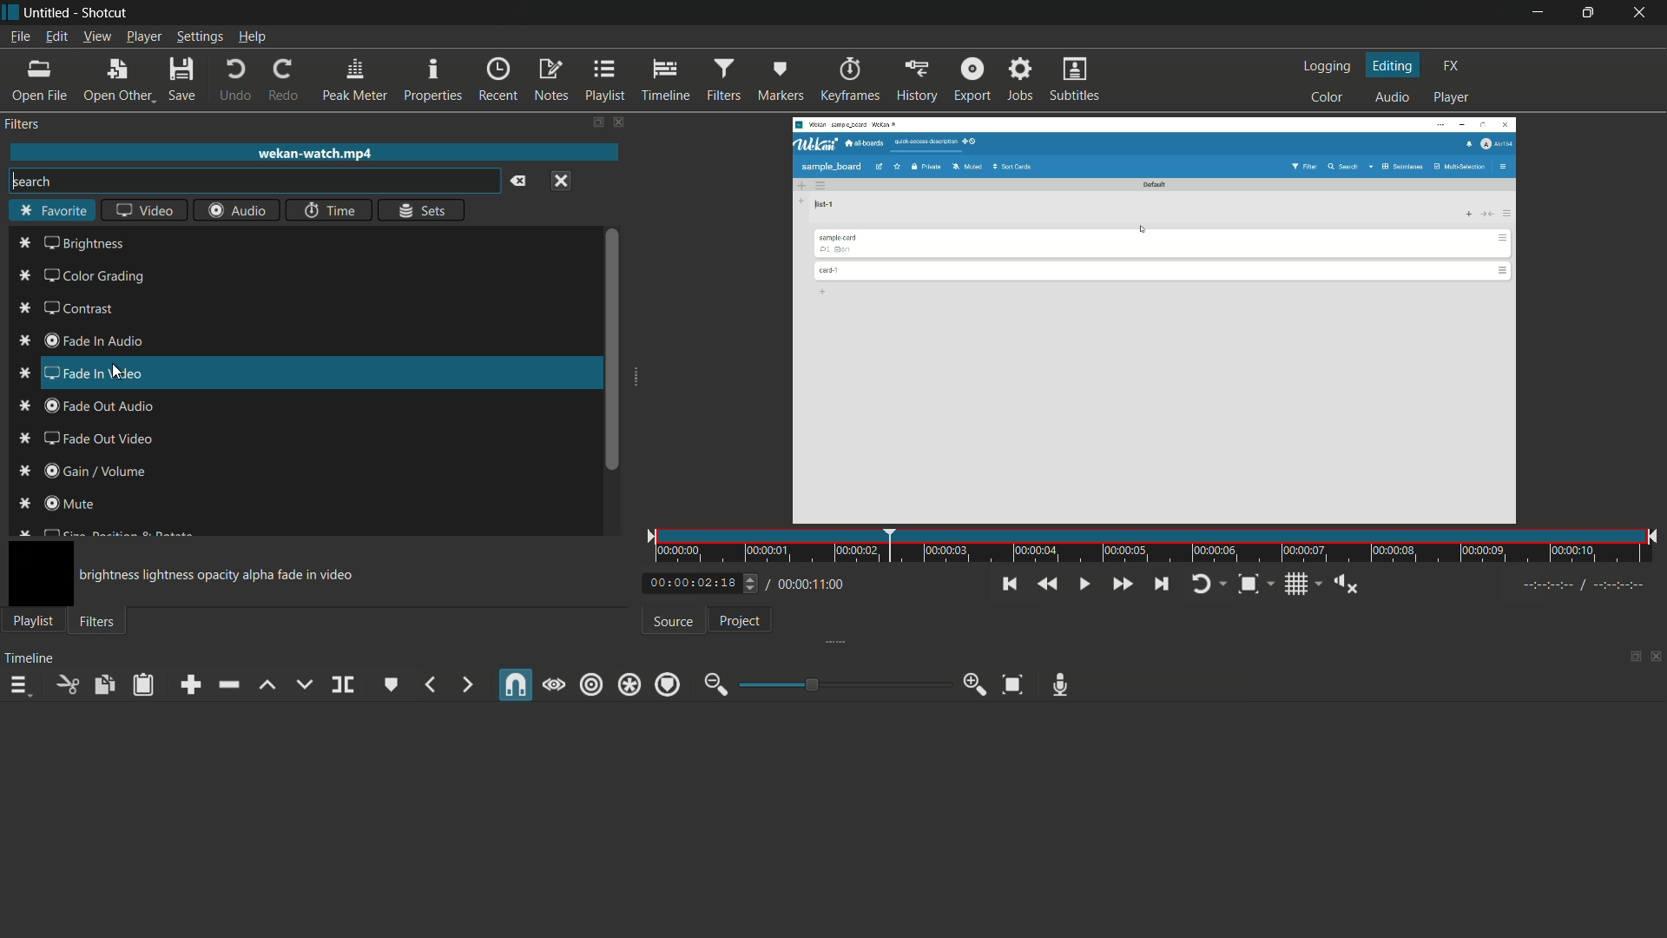  Describe the element at coordinates (520, 182) in the screenshot. I see `clear search` at that location.